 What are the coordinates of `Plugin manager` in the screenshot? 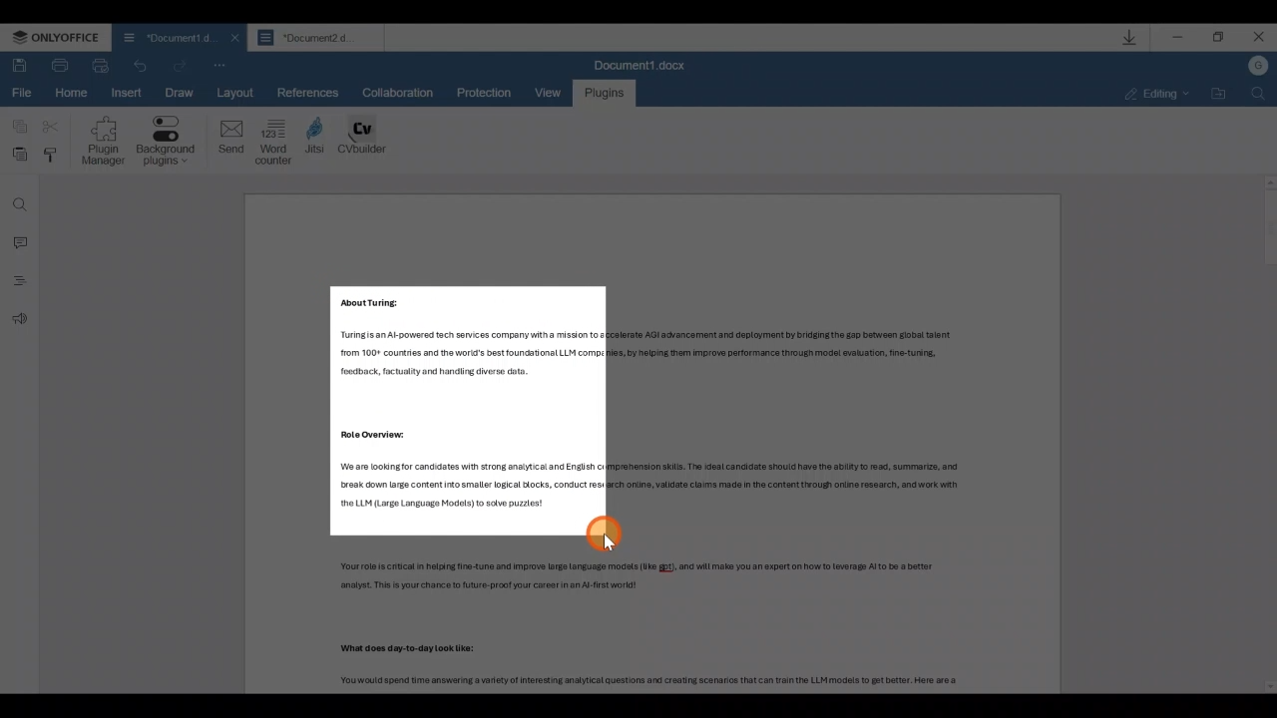 It's located at (102, 143).